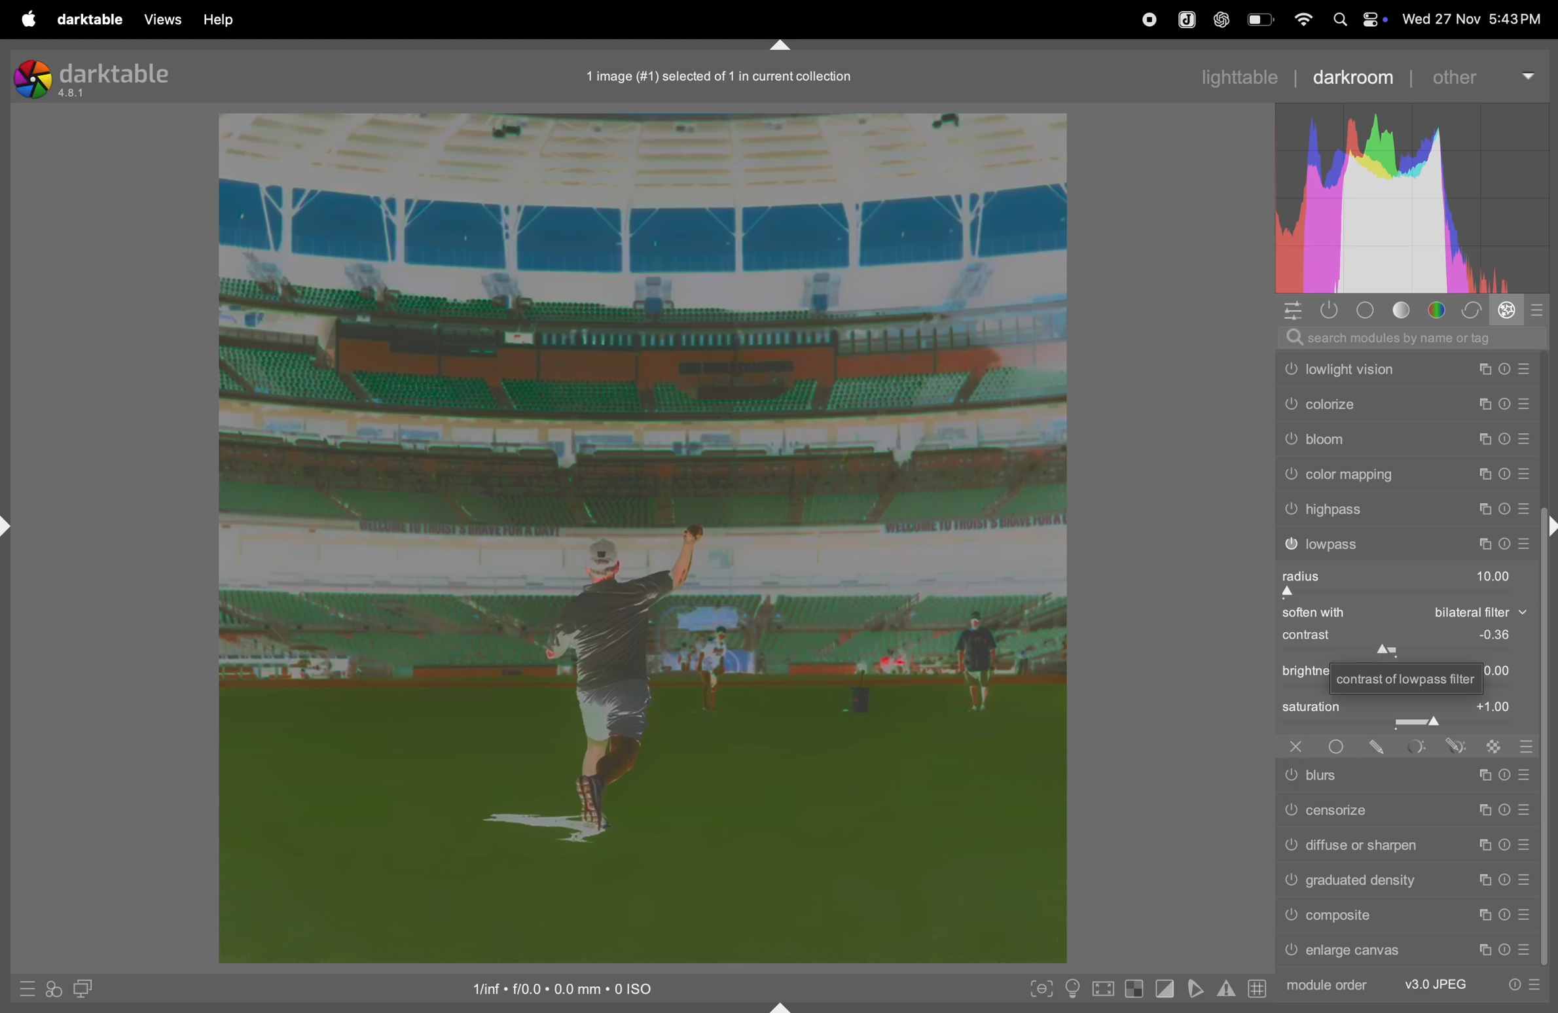  I want to click on battery, so click(1262, 19).